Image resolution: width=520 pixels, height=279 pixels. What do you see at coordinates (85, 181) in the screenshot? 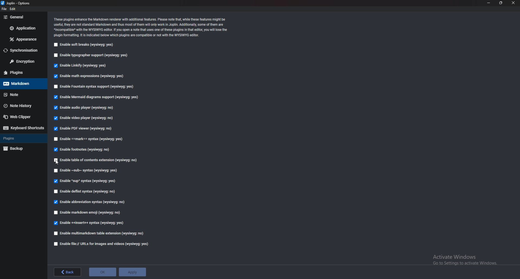
I see `Enable sup syntax` at bounding box center [85, 181].